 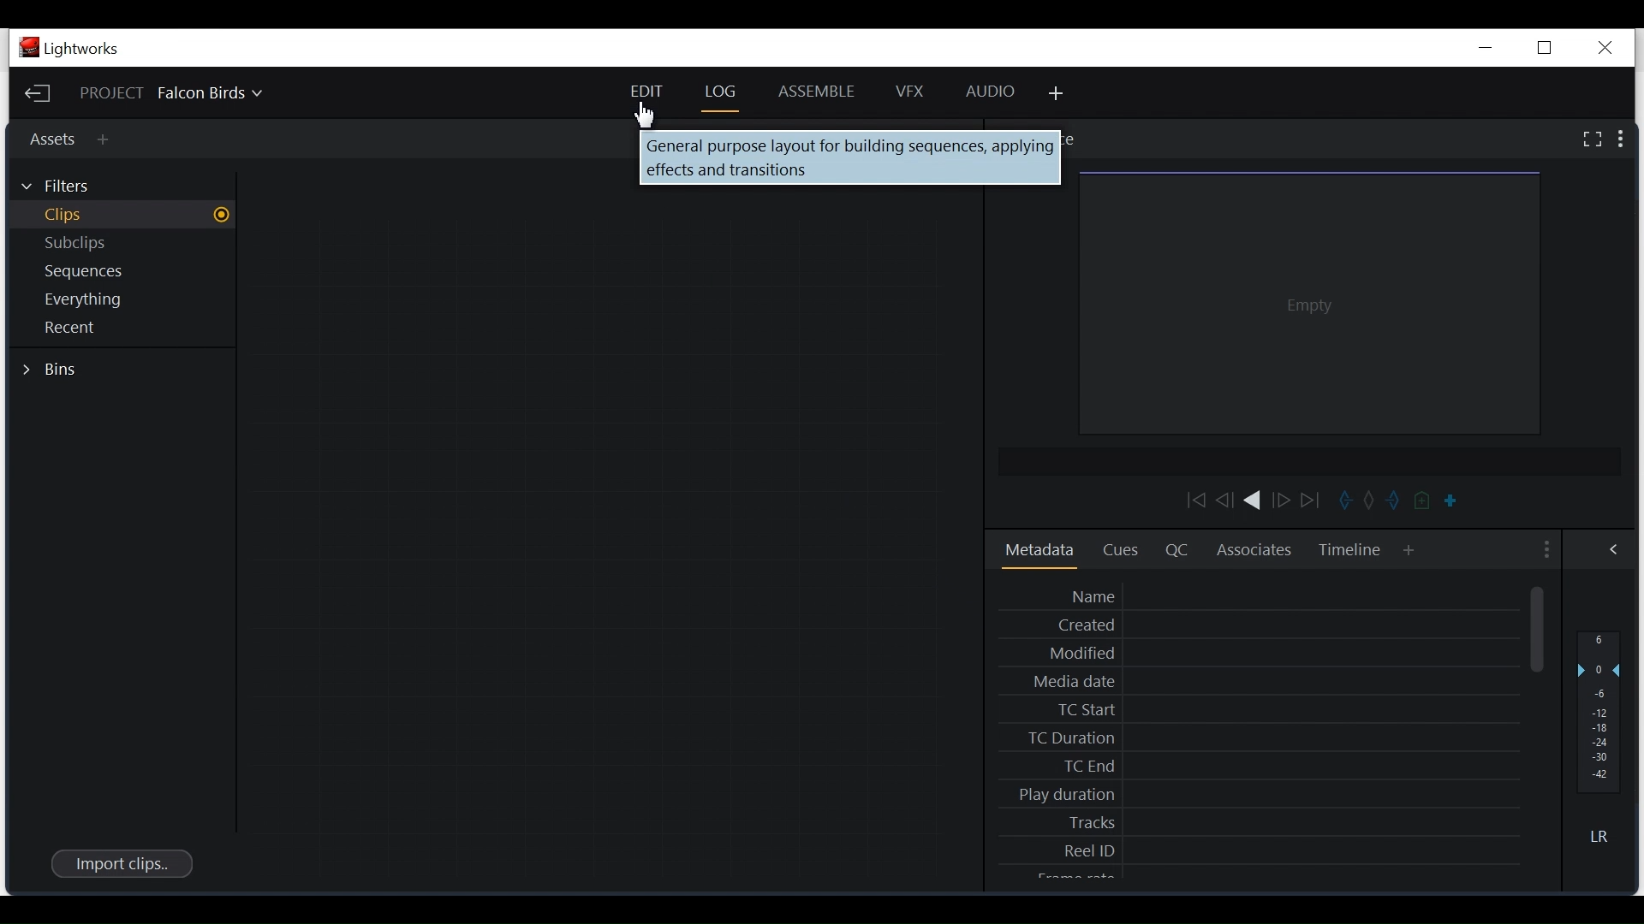 I want to click on Fullscreen, so click(x=1591, y=139).